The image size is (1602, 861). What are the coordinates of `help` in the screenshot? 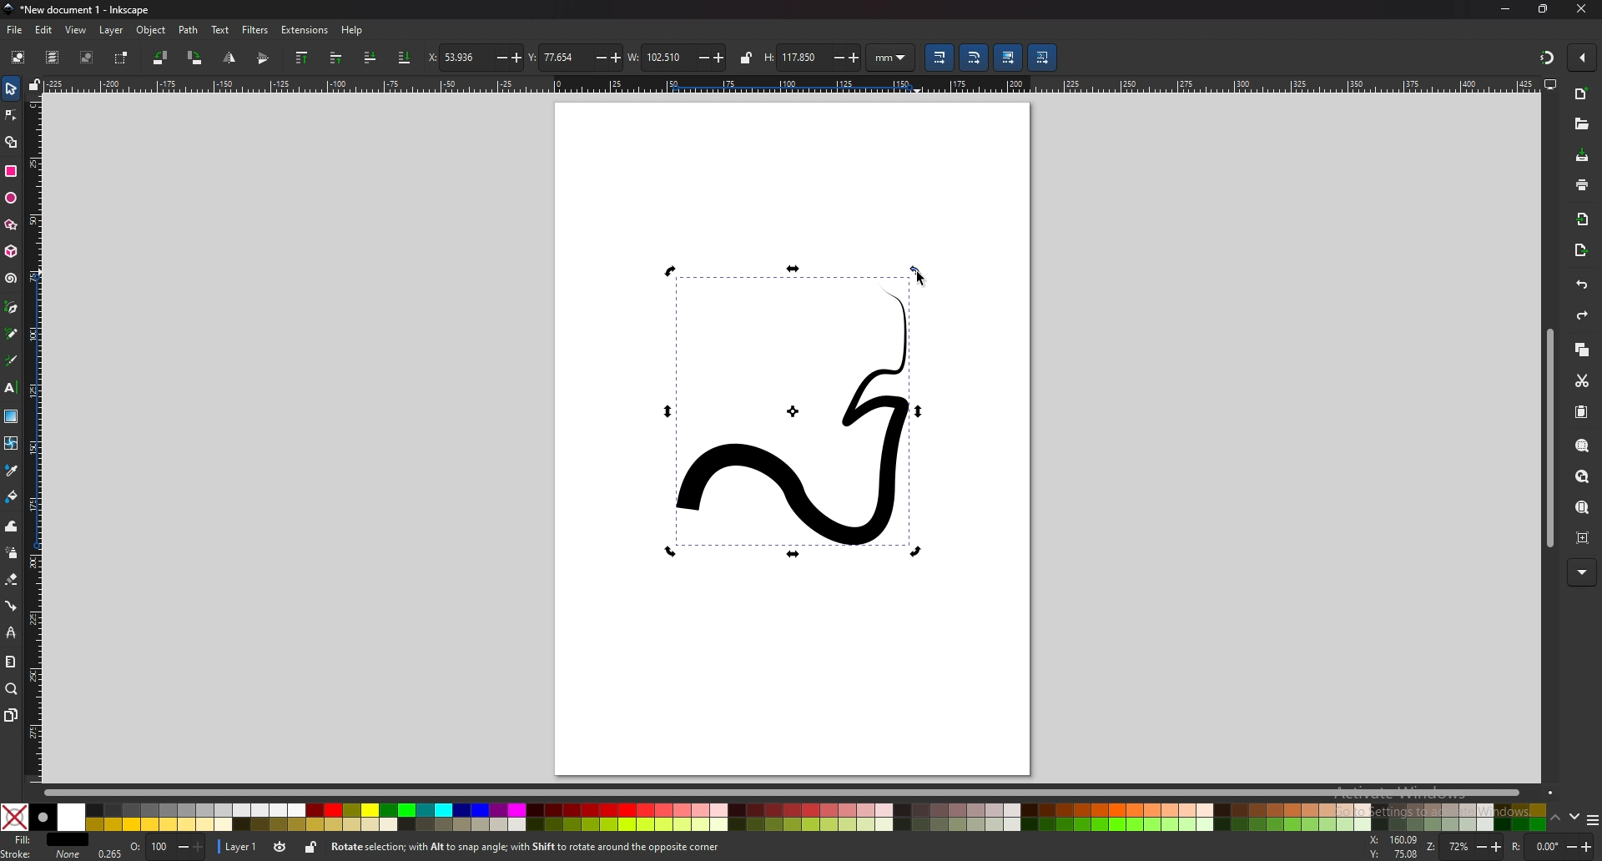 It's located at (352, 32).